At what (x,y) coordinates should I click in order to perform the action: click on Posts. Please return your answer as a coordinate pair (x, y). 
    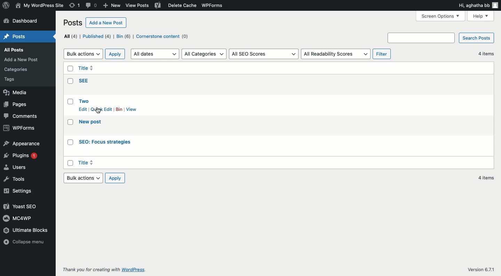
    Looking at the image, I should click on (73, 22).